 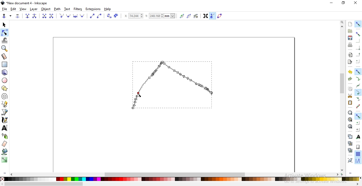 What do you see at coordinates (358, 34) in the screenshot?
I see `snap bounding boxes` at bounding box center [358, 34].